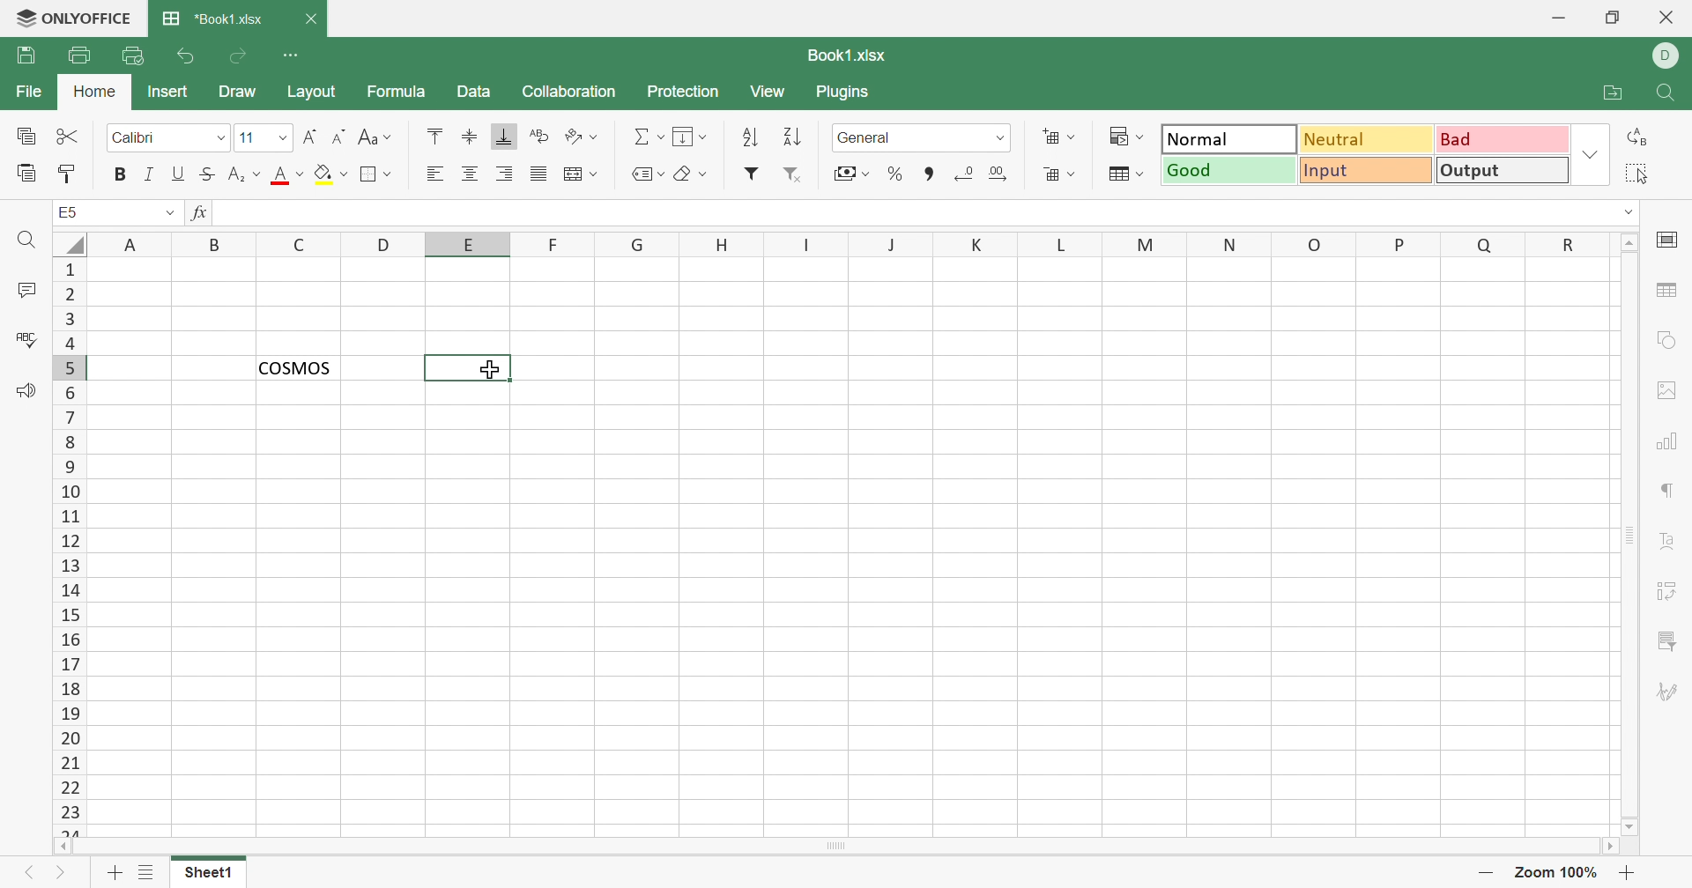 This screenshot has height=888, width=1692. Describe the element at coordinates (476, 92) in the screenshot. I see `Data` at that location.